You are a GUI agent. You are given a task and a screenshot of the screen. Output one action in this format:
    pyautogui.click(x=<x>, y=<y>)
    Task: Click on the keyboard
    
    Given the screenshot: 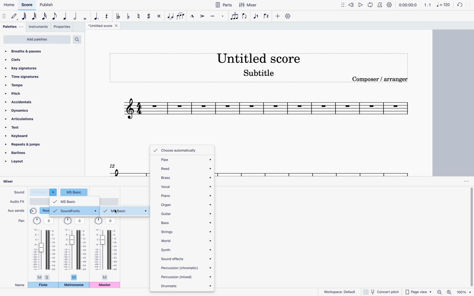 What is the action you would take?
    pyautogui.click(x=20, y=136)
    